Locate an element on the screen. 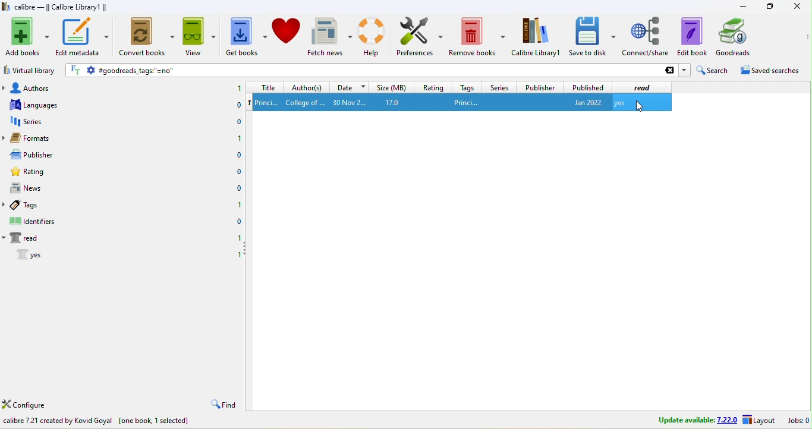 This screenshot has width=812, height=429. layout is located at coordinates (760, 421).